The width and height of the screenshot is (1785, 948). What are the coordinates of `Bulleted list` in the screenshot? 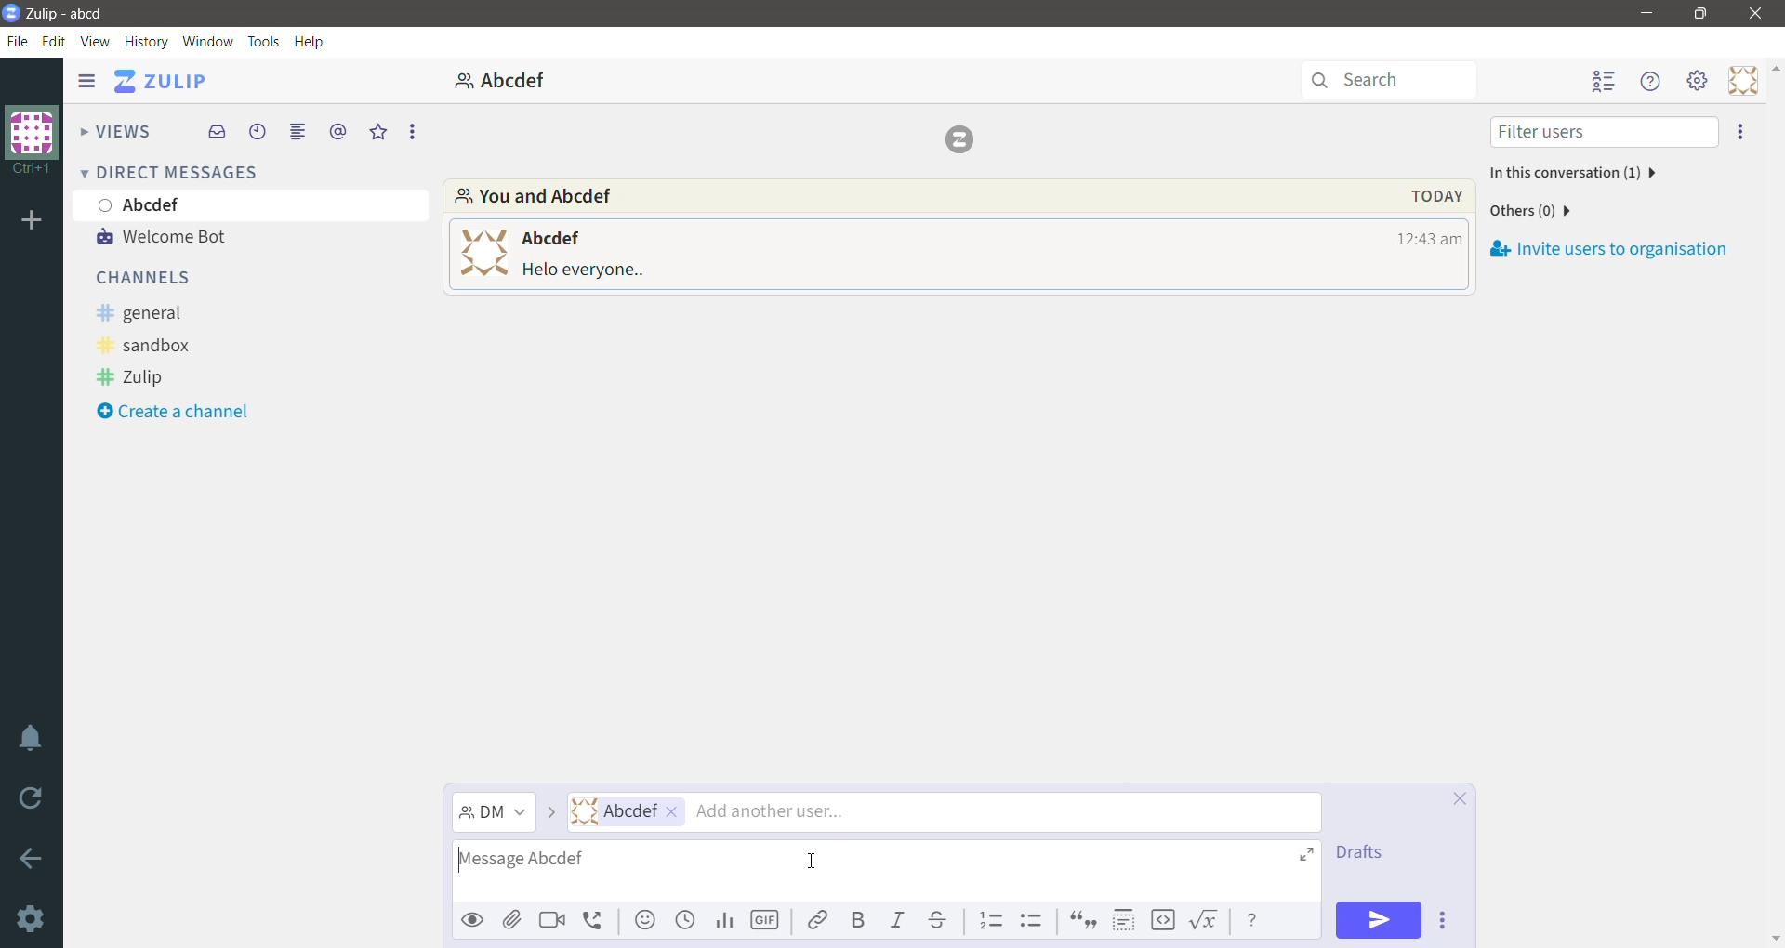 It's located at (1031, 920).